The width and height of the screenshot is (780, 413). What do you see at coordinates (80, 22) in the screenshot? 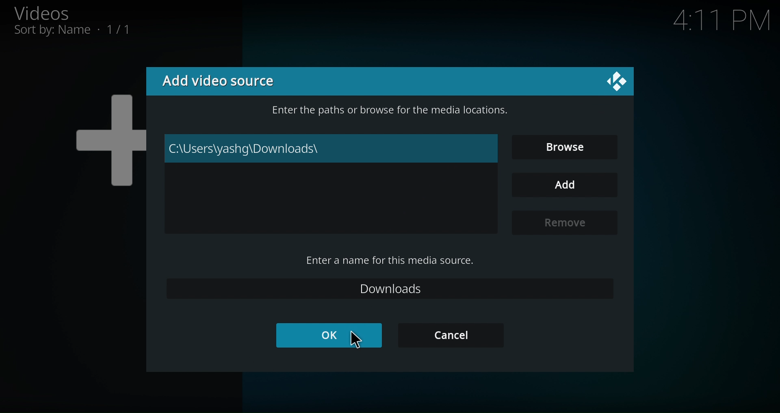
I see `Videos, Sort by: Name • 1/1` at bounding box center [80, 22].